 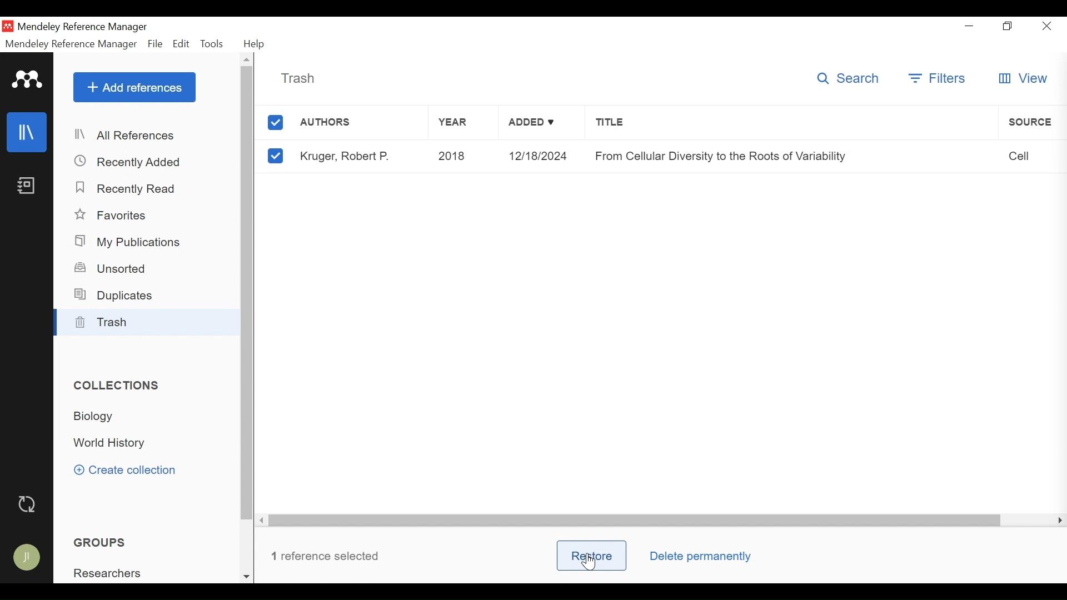 I want to click on Tools, so click(x=212, y=44).